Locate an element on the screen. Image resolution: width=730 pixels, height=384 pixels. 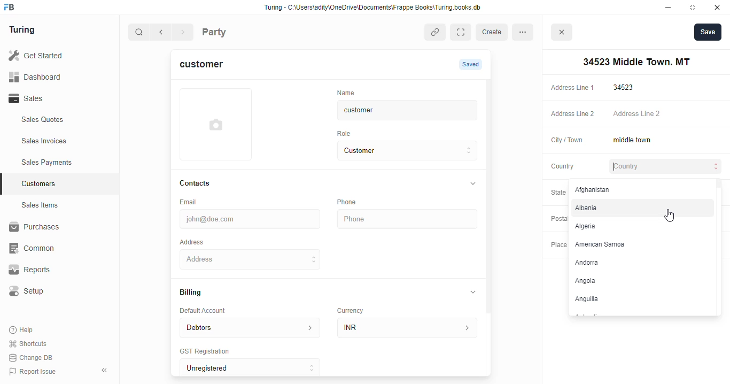
Shortcuts is located at coordinates (31, 344).